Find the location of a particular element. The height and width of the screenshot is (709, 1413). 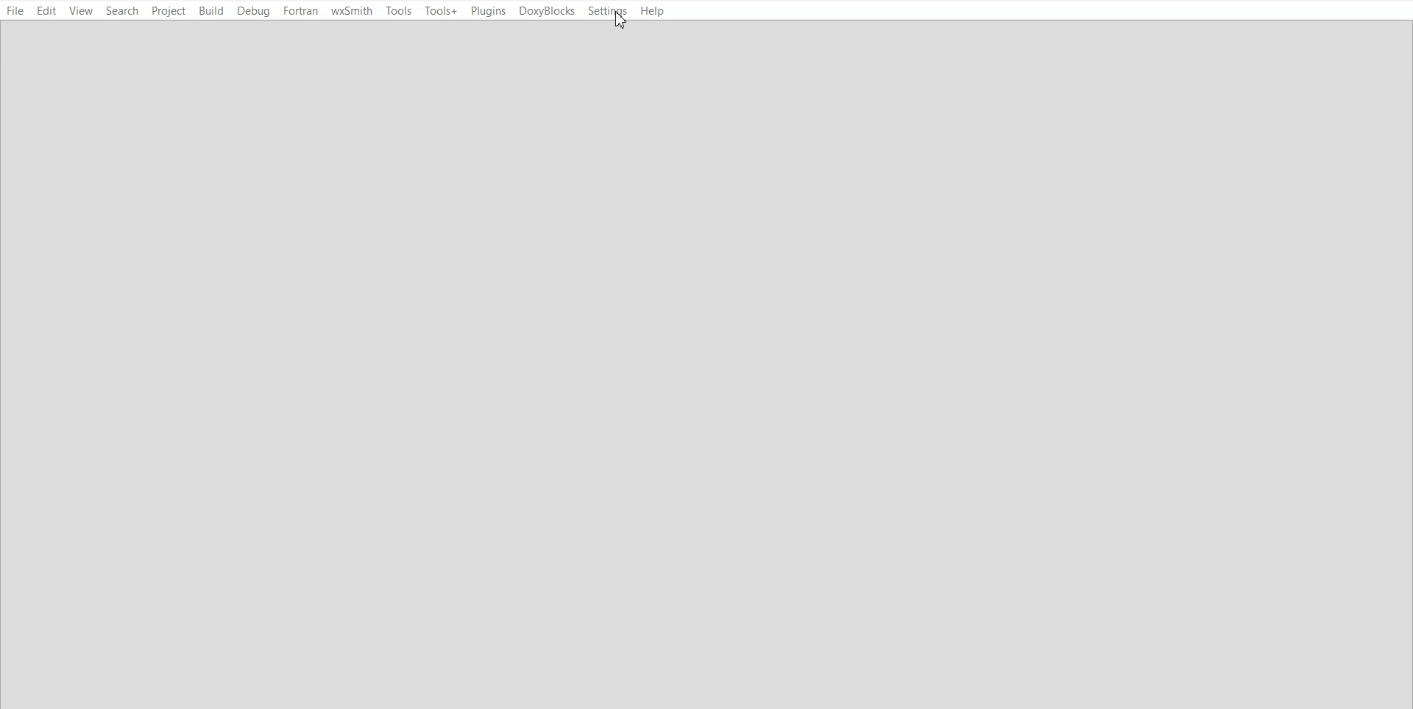

Search is located at coordinates (124, 11).